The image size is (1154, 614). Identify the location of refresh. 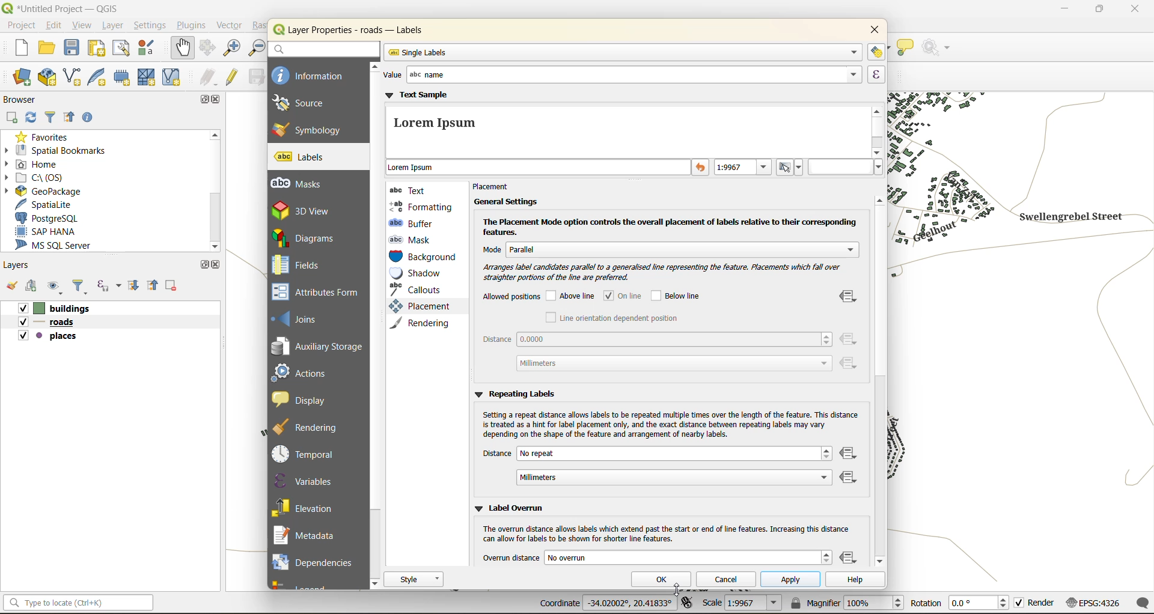
(29, 120).